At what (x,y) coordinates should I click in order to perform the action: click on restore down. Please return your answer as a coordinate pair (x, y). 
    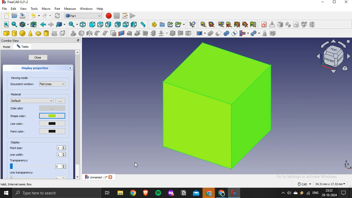
    Looking at the image, I should click on (334, 3).